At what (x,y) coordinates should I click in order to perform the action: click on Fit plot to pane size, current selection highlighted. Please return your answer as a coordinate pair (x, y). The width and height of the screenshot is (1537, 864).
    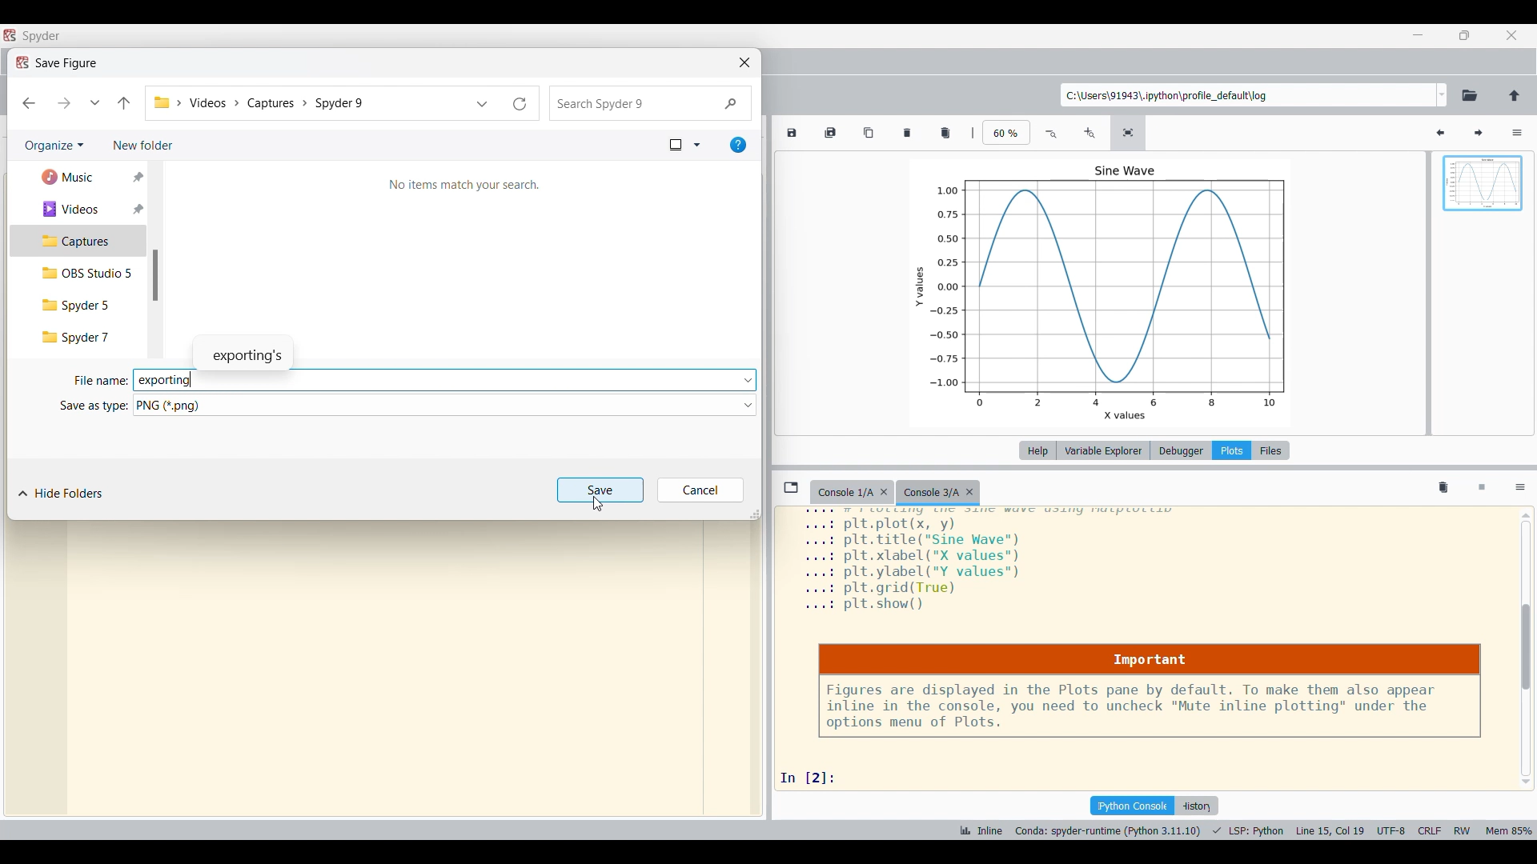
    Looking at the image, I should click on (1128, 133).